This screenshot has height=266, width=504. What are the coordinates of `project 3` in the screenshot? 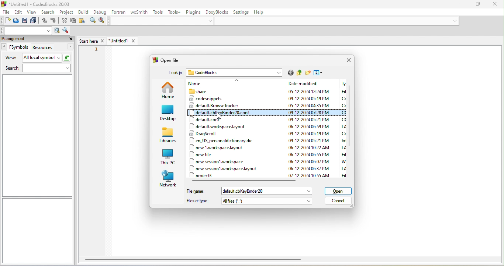 It's located at (207, 176).